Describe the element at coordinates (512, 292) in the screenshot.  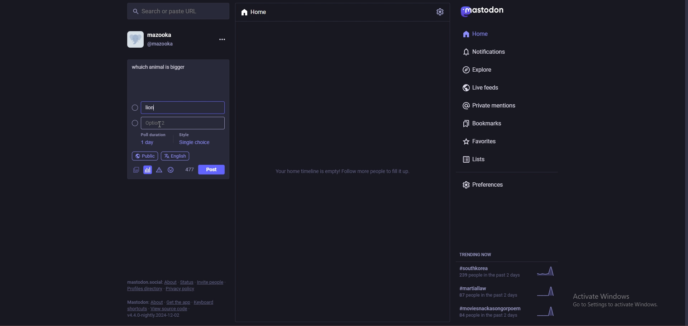
I see `trend` at that location.